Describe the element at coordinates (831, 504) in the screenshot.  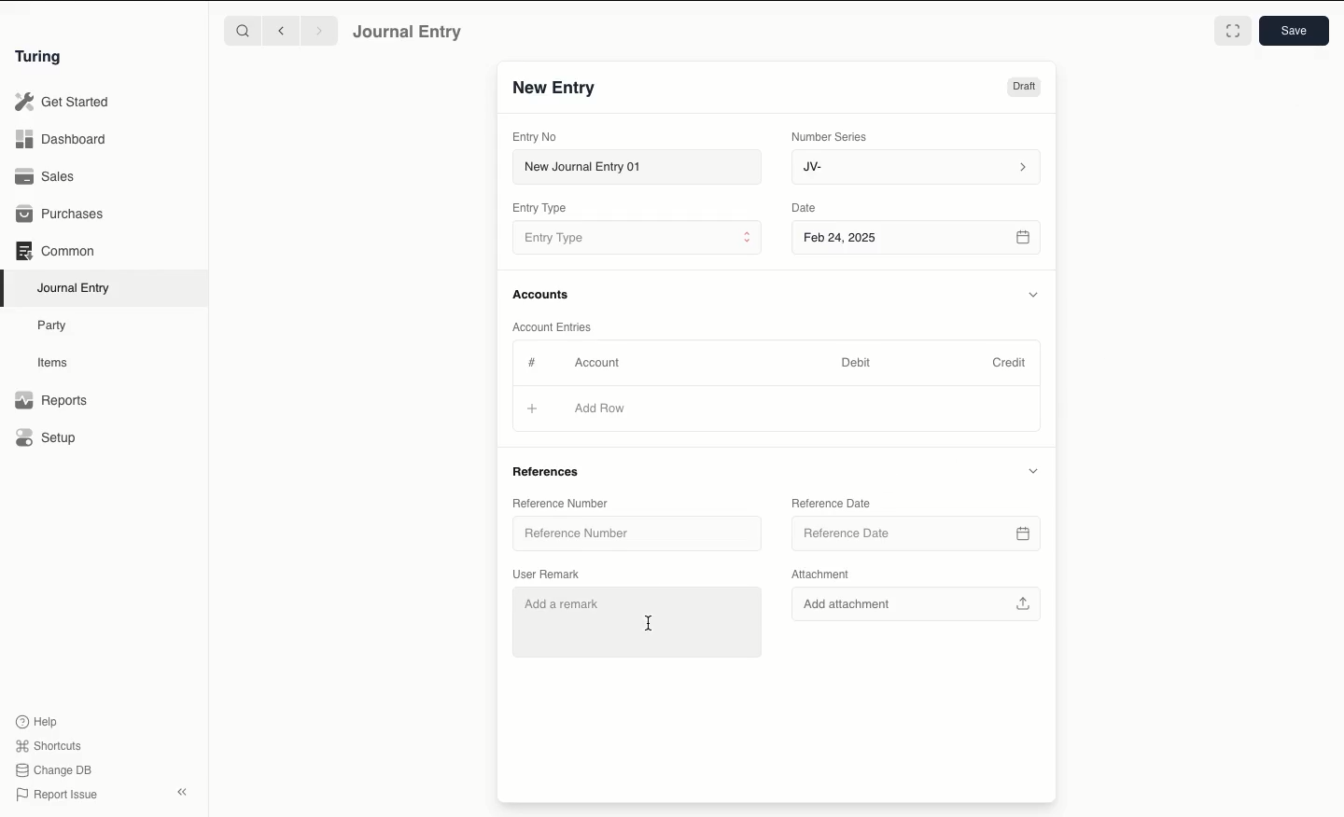
I see `Reference Date` at that location.